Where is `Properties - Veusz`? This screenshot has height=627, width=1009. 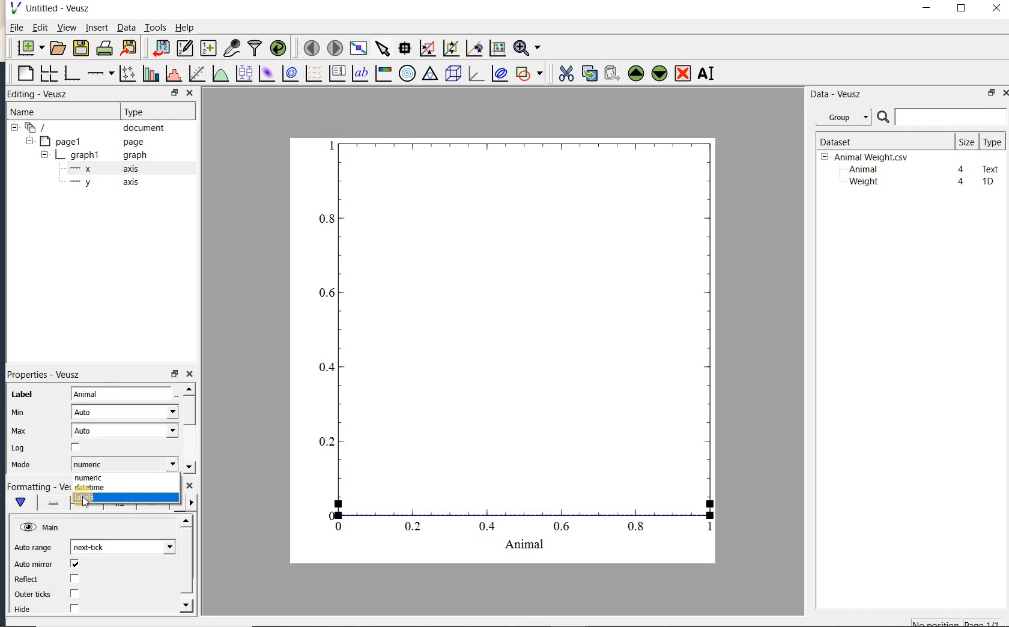
Properties - Veusz is located at coordinates (47, 374).